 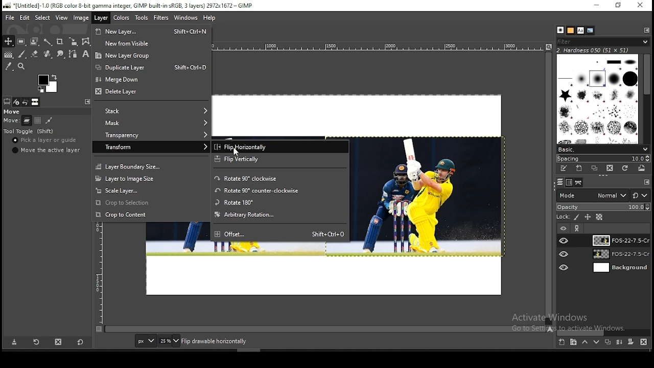 I want to click on lock alpha channel, so click(x=599, y=217).